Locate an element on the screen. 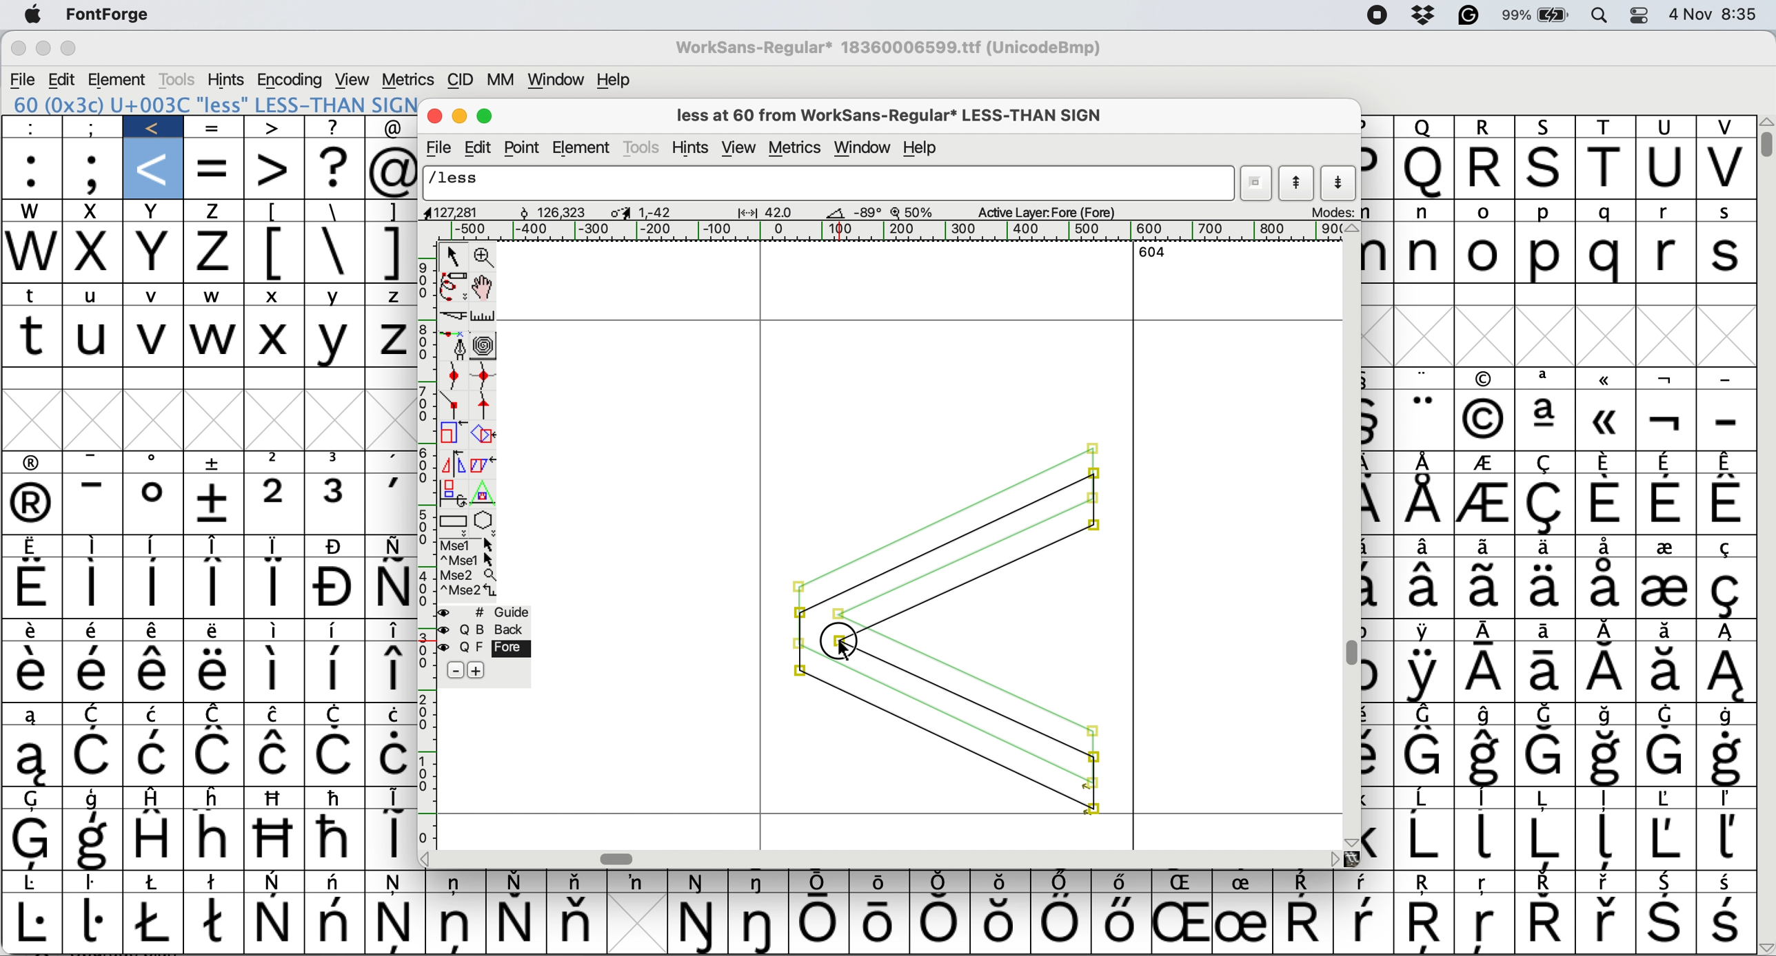 This screenshot has height=956, width=1776. measure distance is located at coordinates (484, 315).